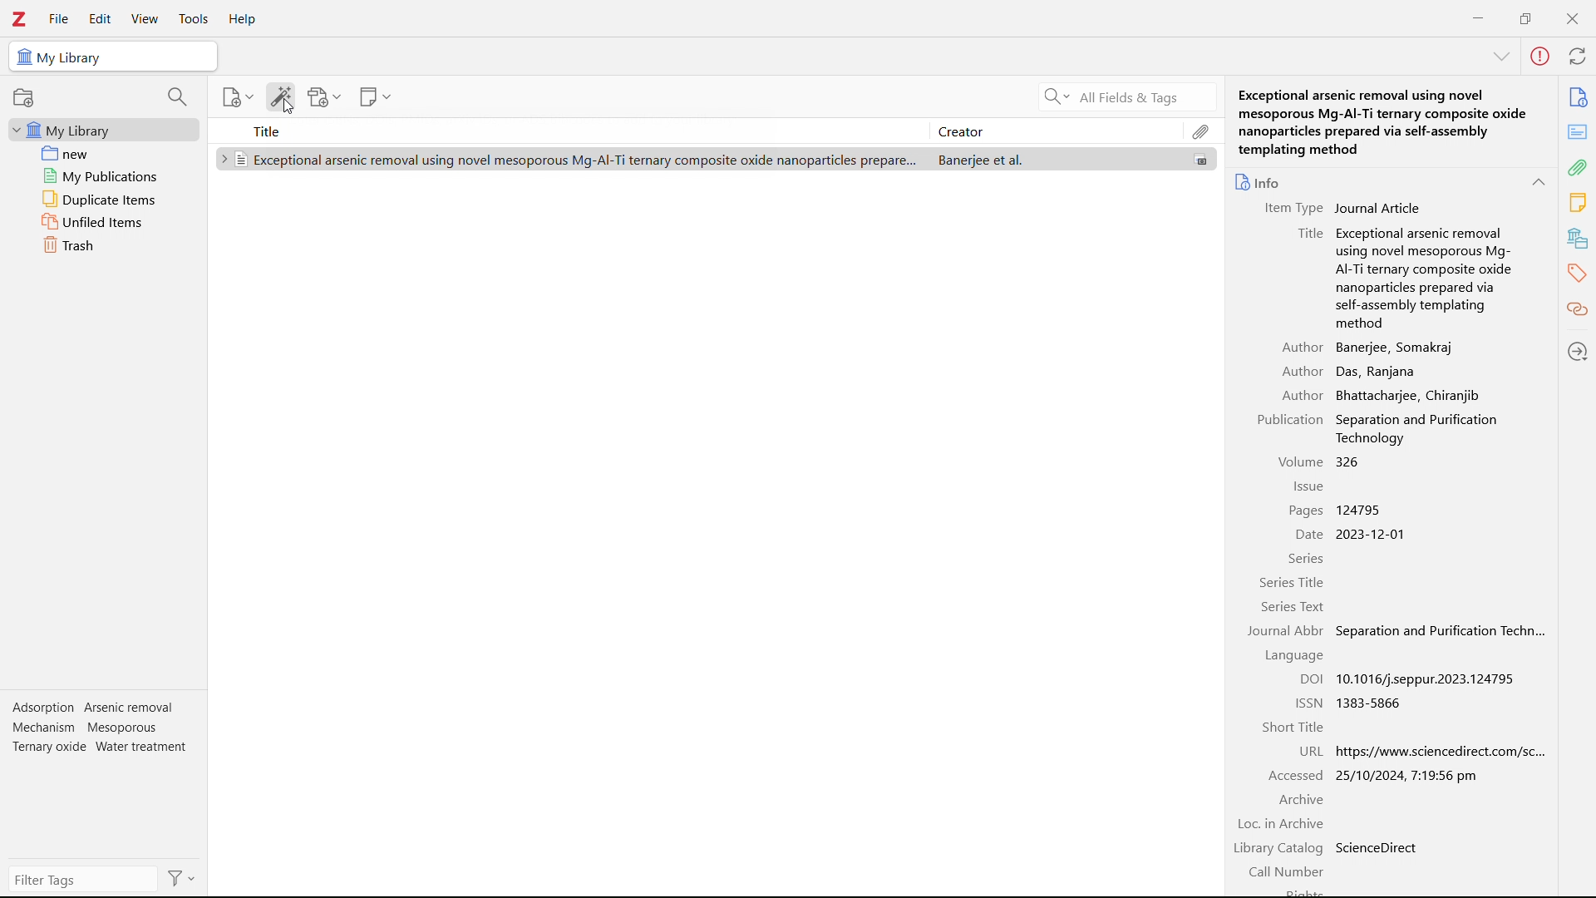  What do you see at coordinates (1392, 121) in the screenshot?
I see `Exceptional arsenic removal using novel Mesoporous Mg-Al-Ti ternary composite oxides nanoparticles prepared via Self-Assembly templating method` at bounding box center [1392, 121].